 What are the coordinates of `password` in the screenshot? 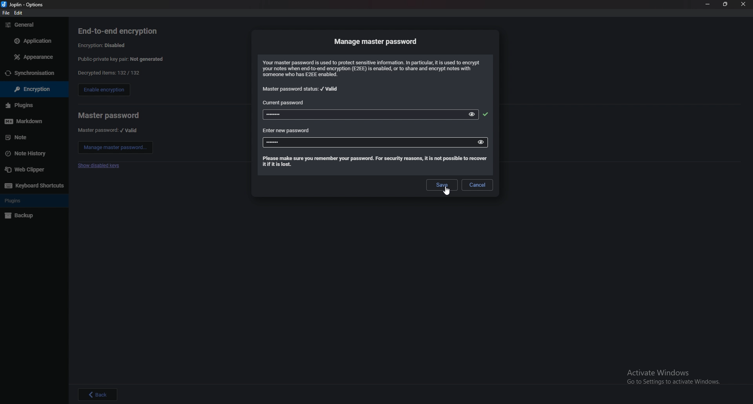 It's located at (357, 115).